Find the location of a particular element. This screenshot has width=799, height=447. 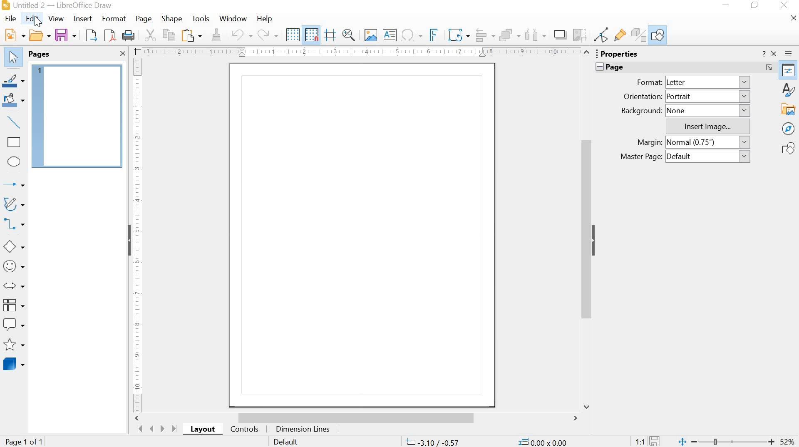

Display Grid is located at coordinates (293, 35).